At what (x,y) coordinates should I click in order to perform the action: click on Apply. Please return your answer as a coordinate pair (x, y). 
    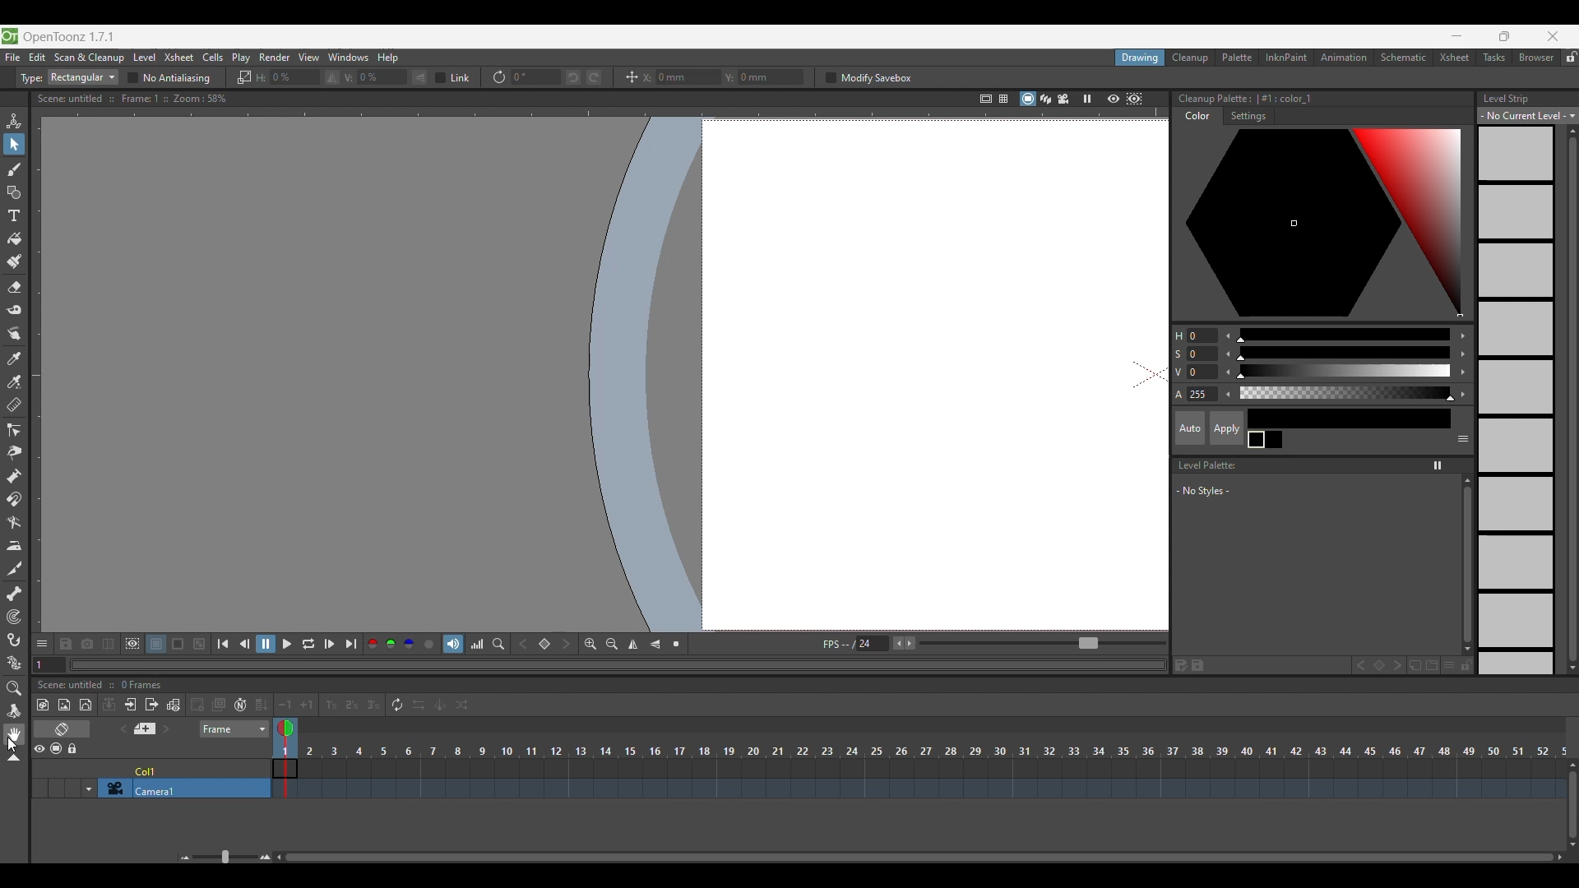
    Looking at the image, I should click on (1227, 428).